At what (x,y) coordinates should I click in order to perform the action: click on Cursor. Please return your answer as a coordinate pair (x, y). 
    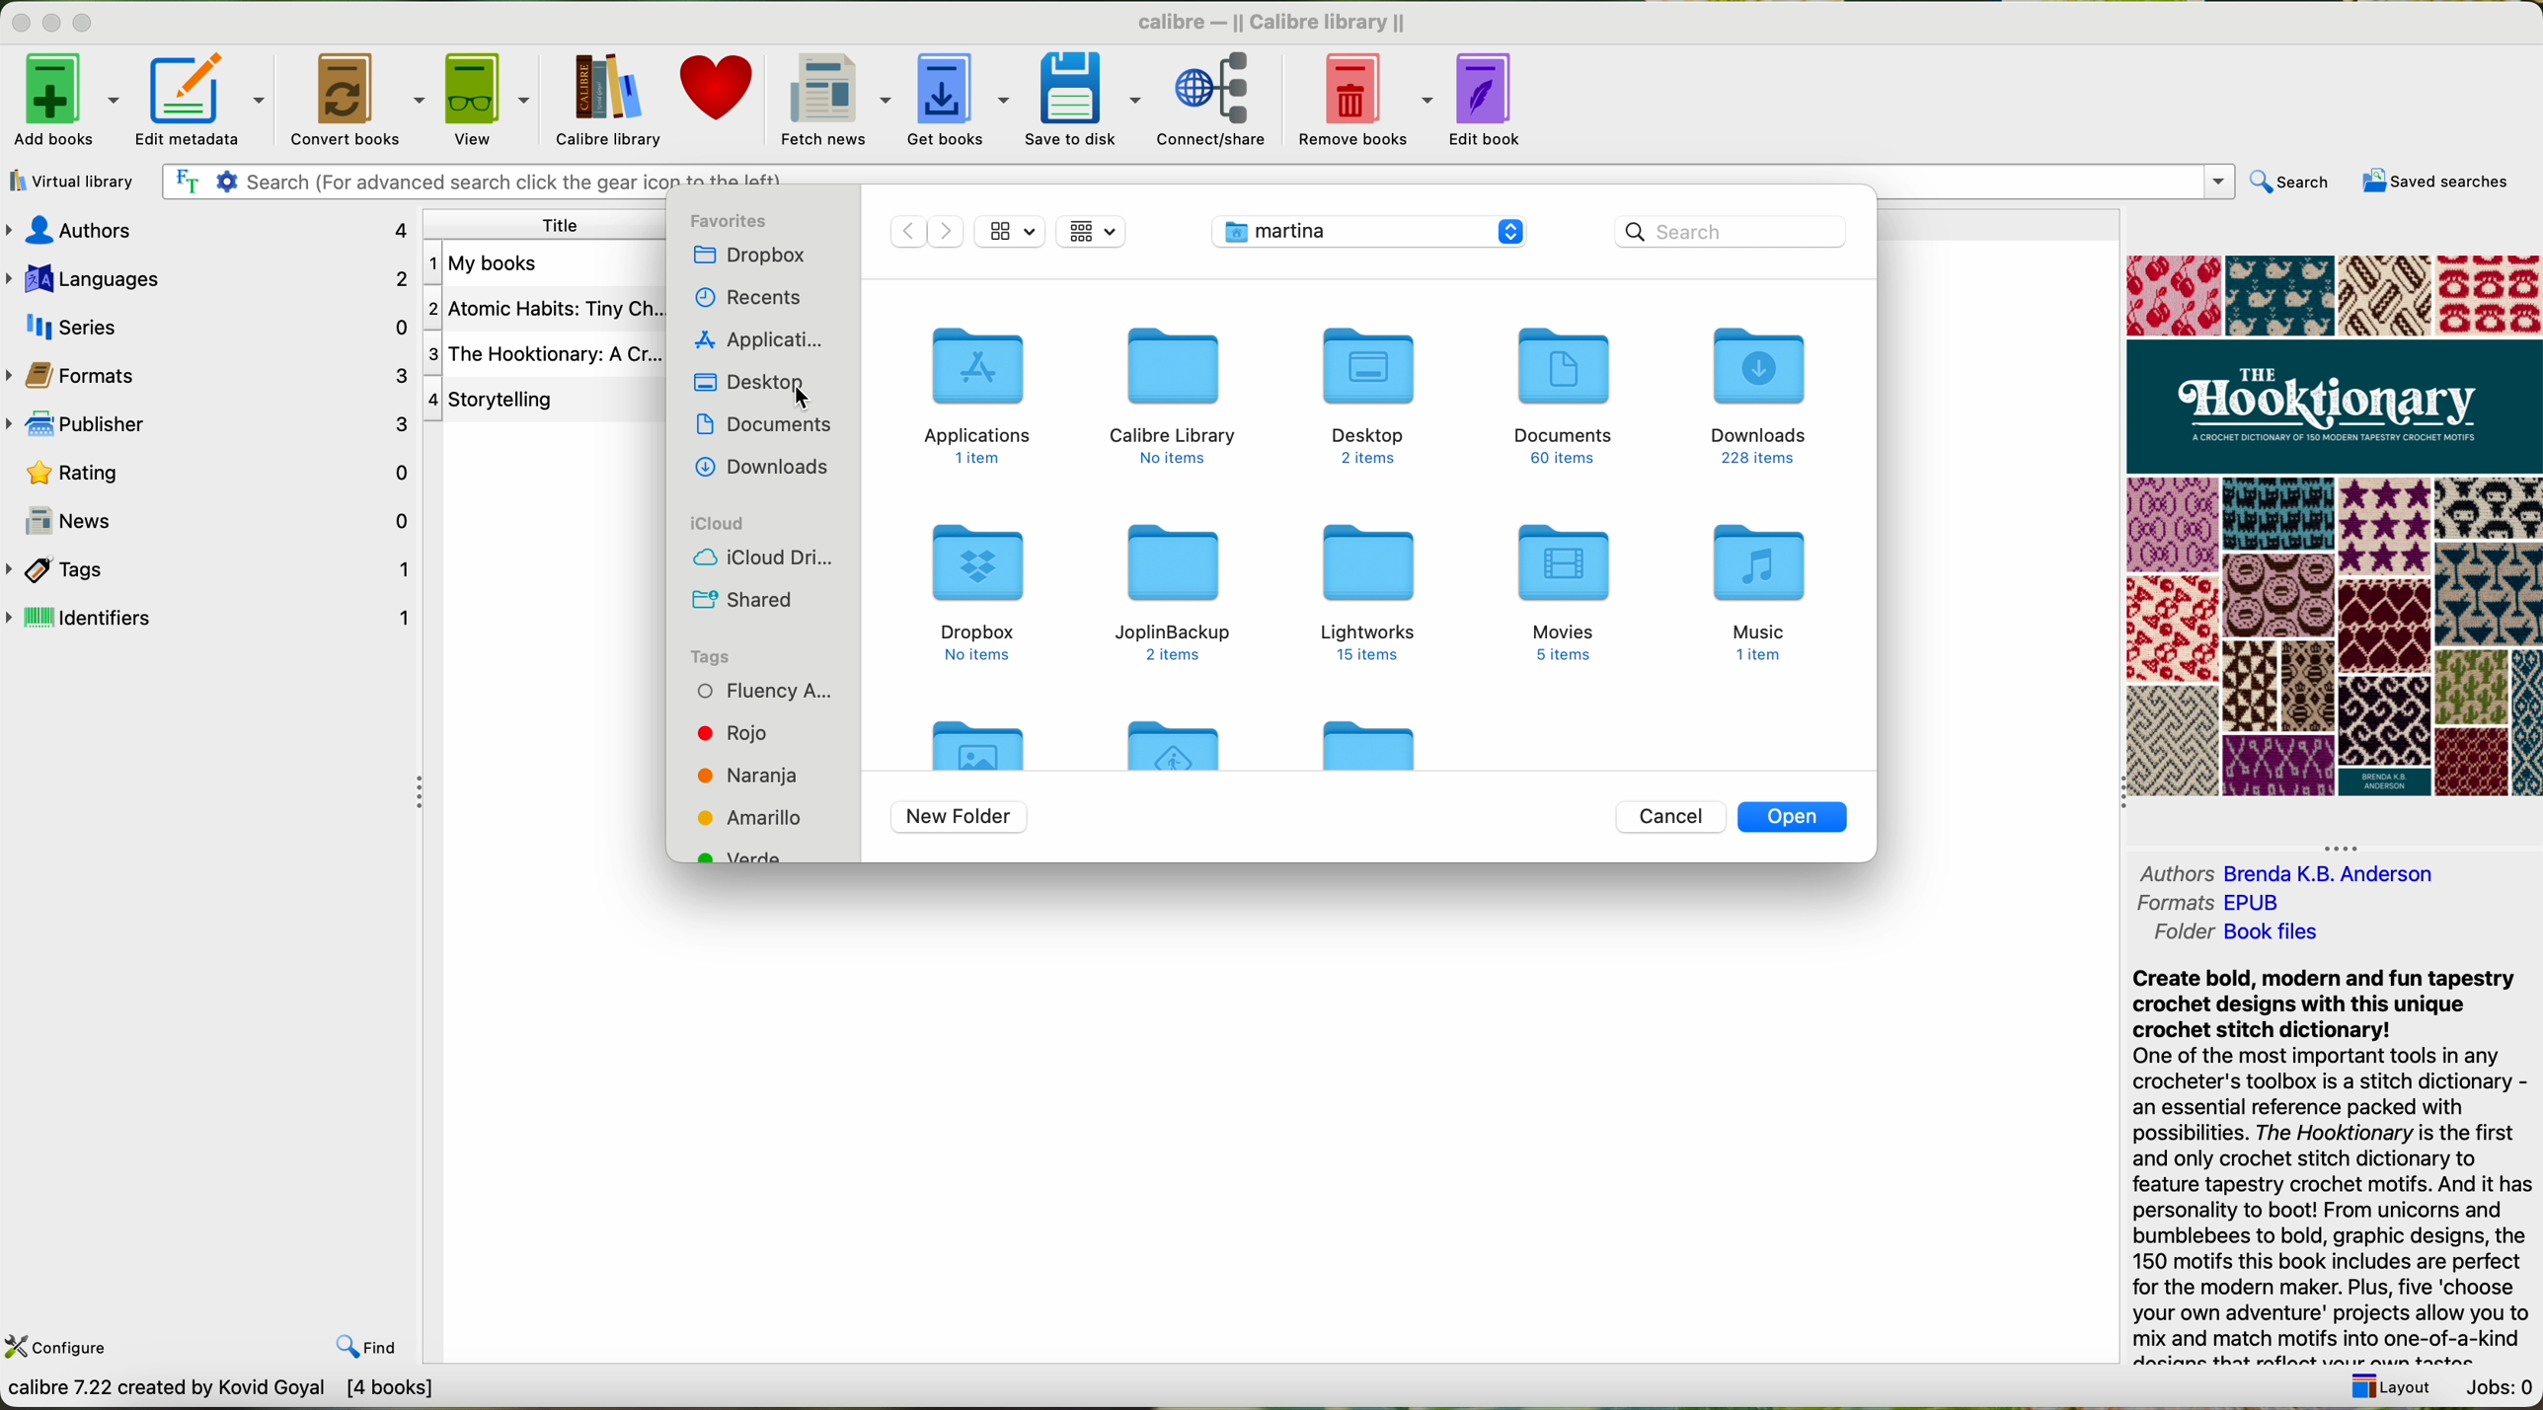
    Looking at the image, I should click on (800, 399).